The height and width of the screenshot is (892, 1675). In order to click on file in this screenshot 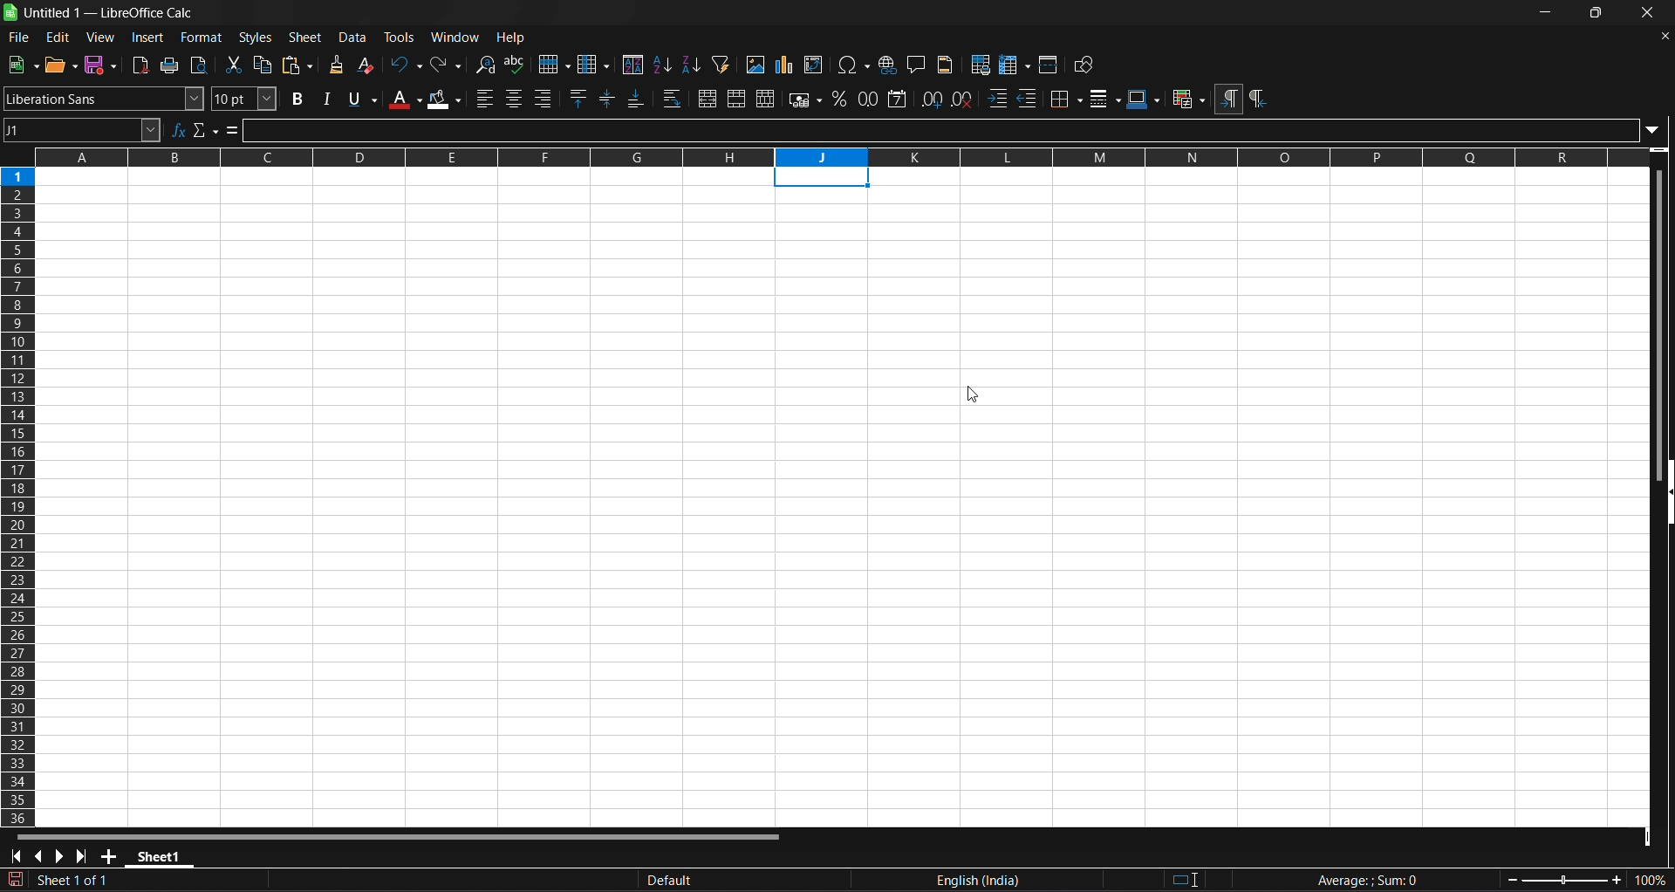, I will do `click(20, 38)`.